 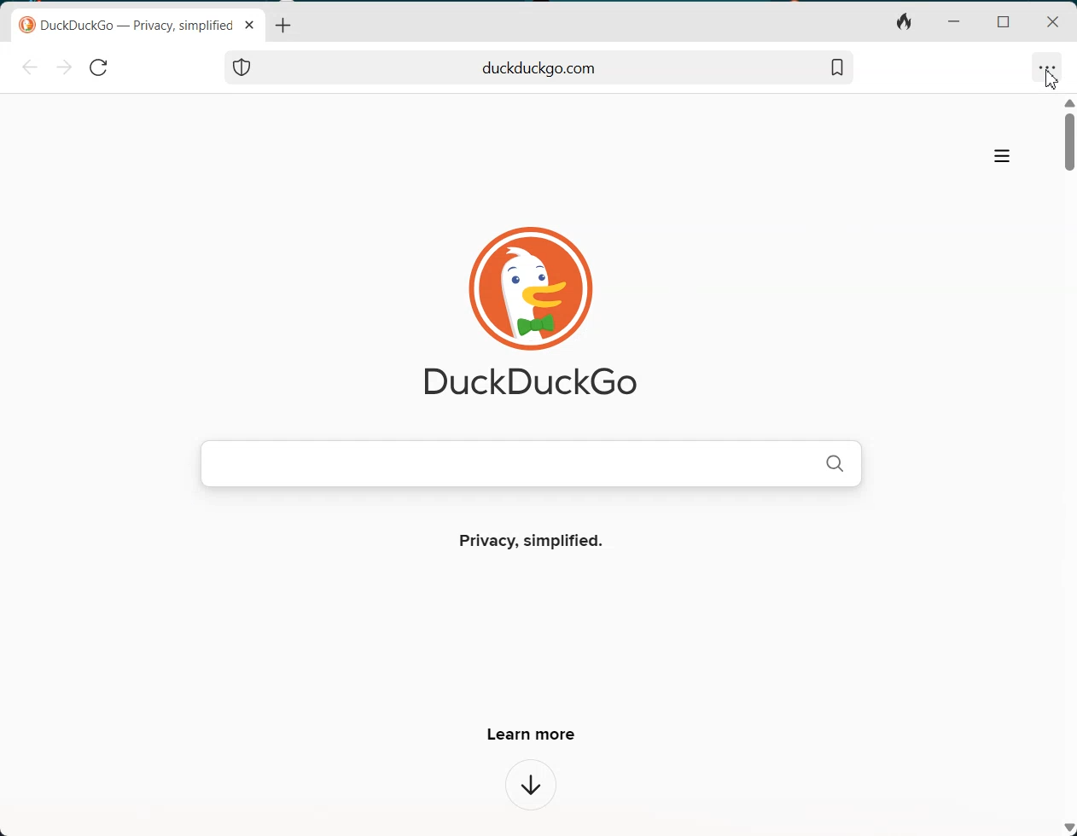 What do you see at coordinates (242, 67) in the screenshot?
I see `Protection Shield ` at bounding box center [242, 67].